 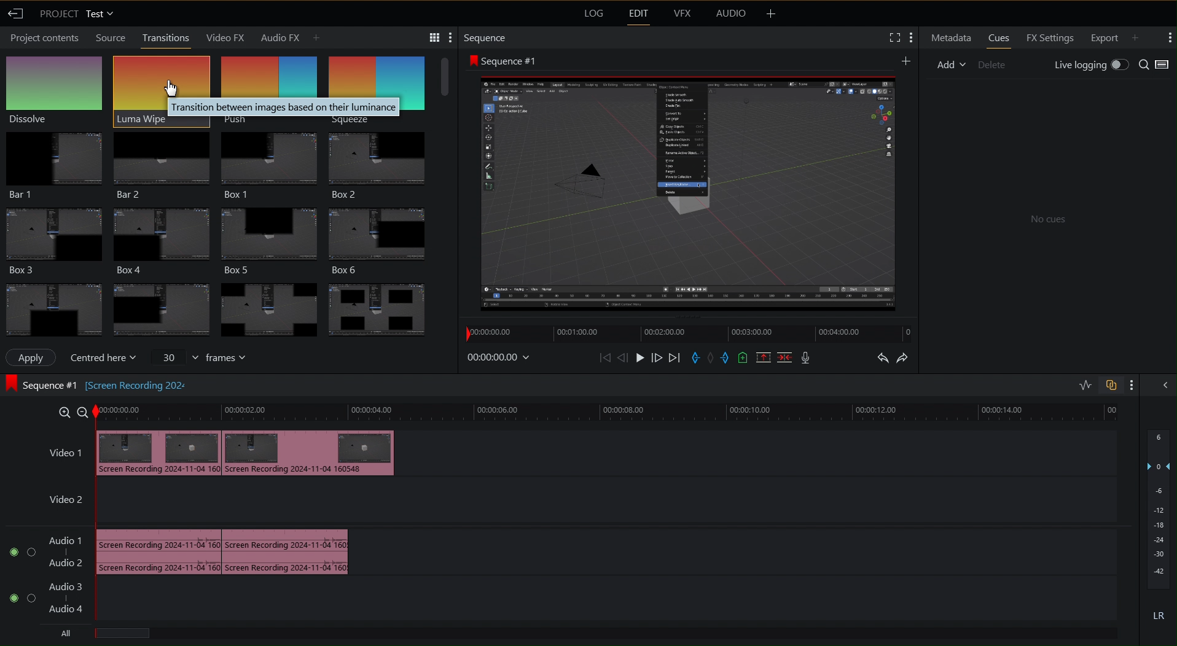 What do you see at coordinates (785, 357) in the screenshot?
I see `Delete/Cut` at bounding box center [785, 357].